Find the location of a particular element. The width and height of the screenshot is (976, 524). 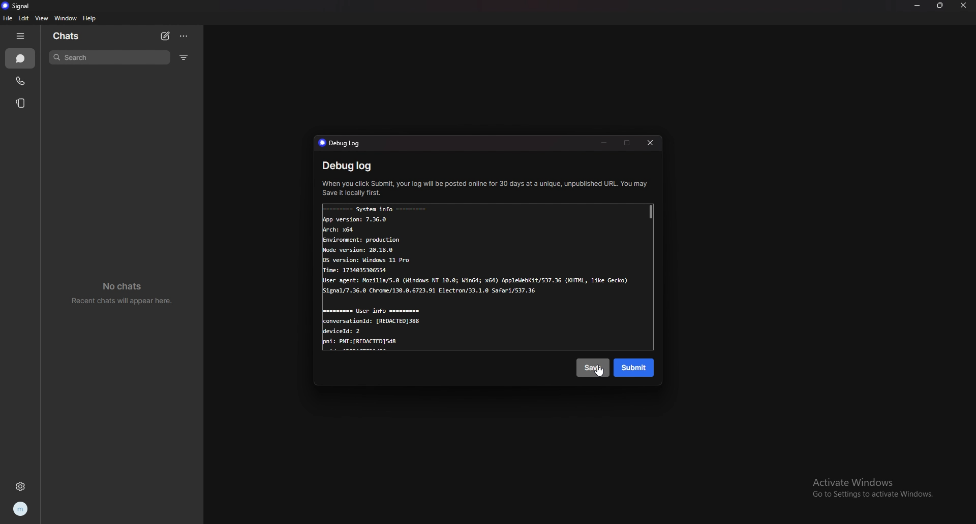

chats is located at coordinates (20, 59).